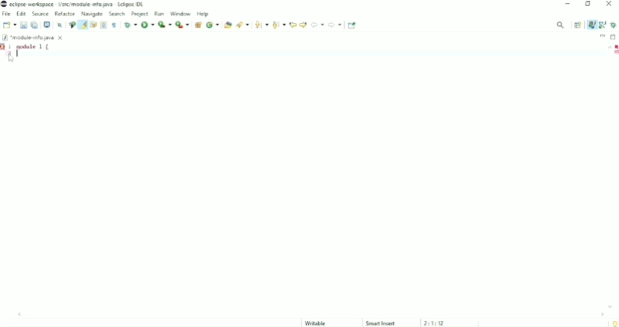  What do you see at coordinates (569, 5) in the screenshot?
I see `Minimize` at bounding box center [569, 5].